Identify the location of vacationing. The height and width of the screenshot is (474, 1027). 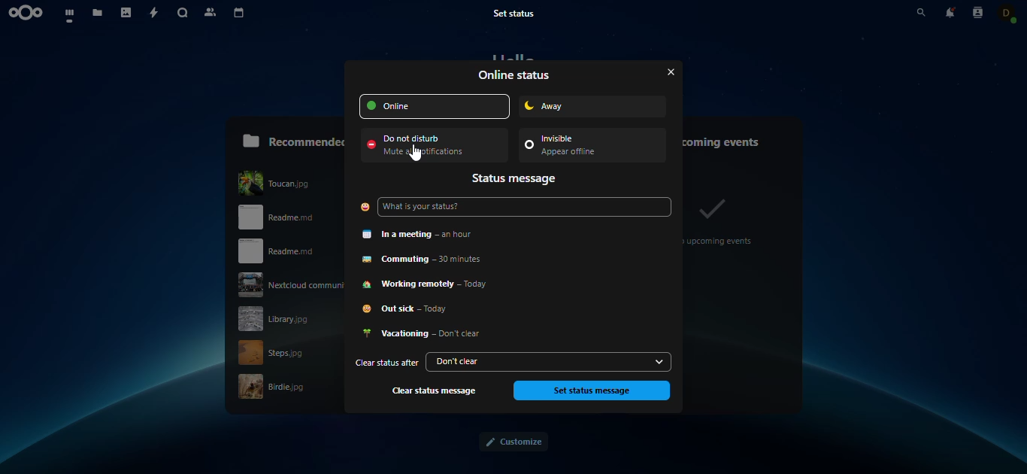
(424, 334).